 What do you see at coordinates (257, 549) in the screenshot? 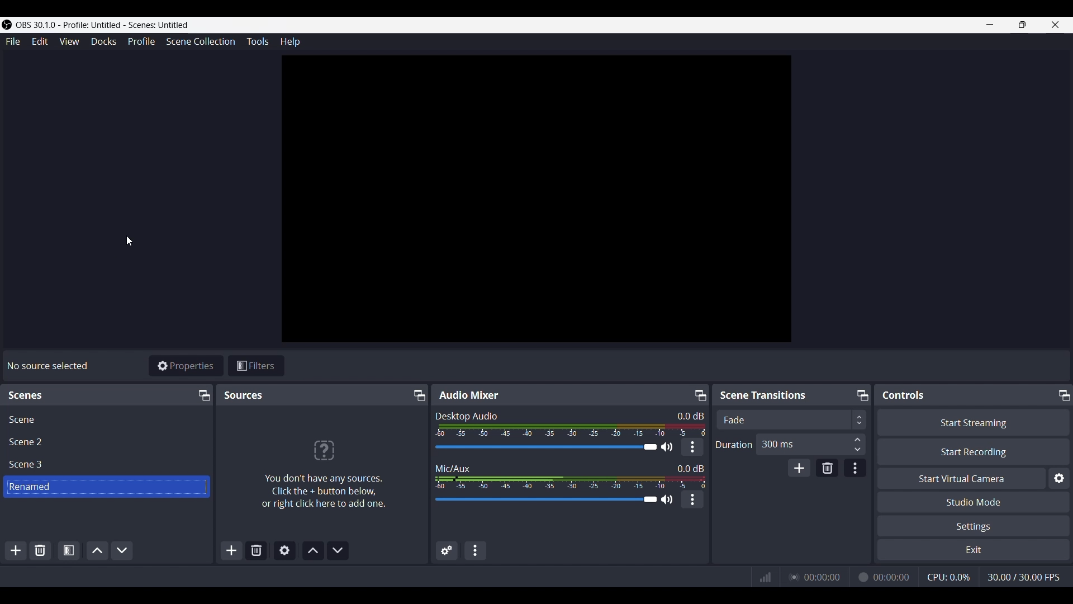
I see `Remove selected scene(s)` at bounding box center [257, 549].